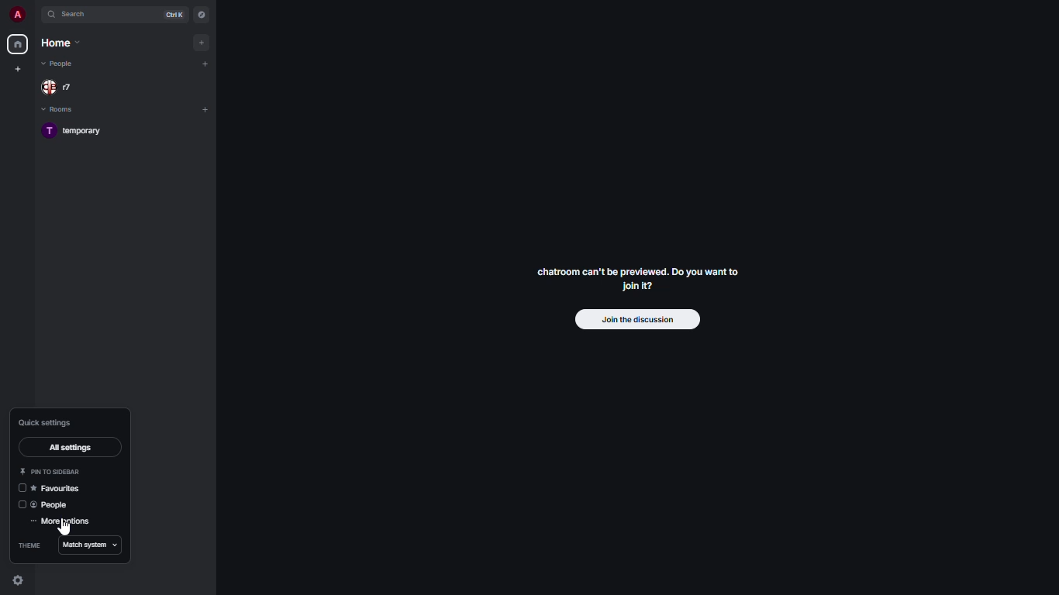  What do you see at coordinates (46, 421) in the screenshot?
I see `quick settings` at bounding box center [46, 421].